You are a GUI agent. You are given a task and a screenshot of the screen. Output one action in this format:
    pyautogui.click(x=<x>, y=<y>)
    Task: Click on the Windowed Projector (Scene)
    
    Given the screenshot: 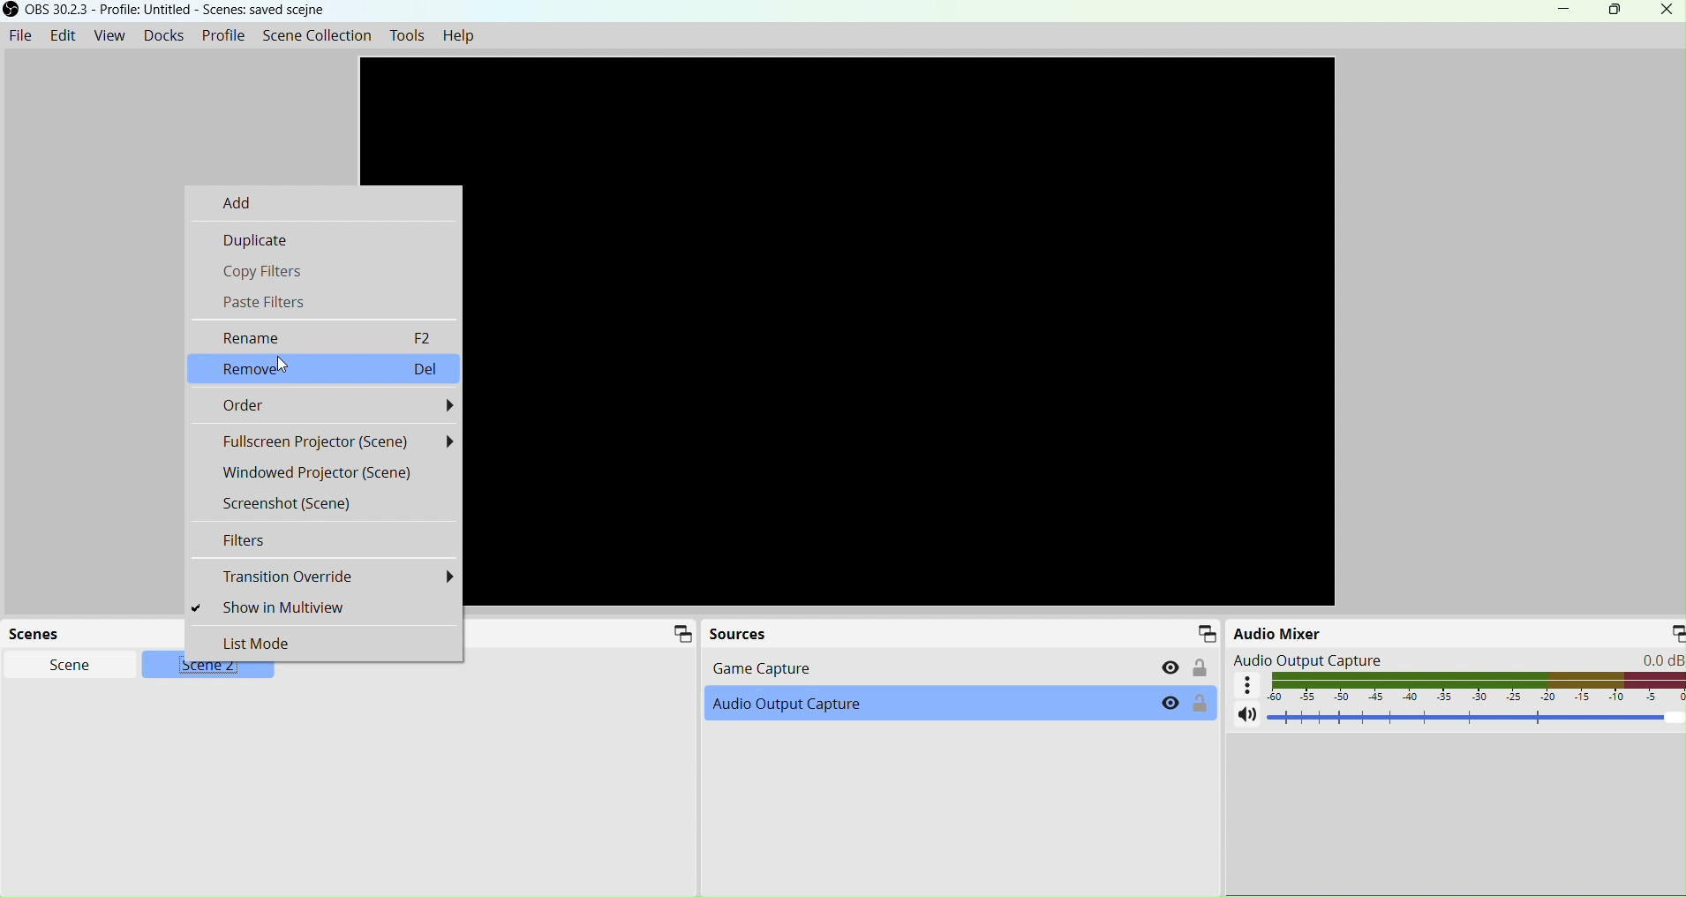 What is the action you would take?
    pyautogui.click(x=324, y=473)
    